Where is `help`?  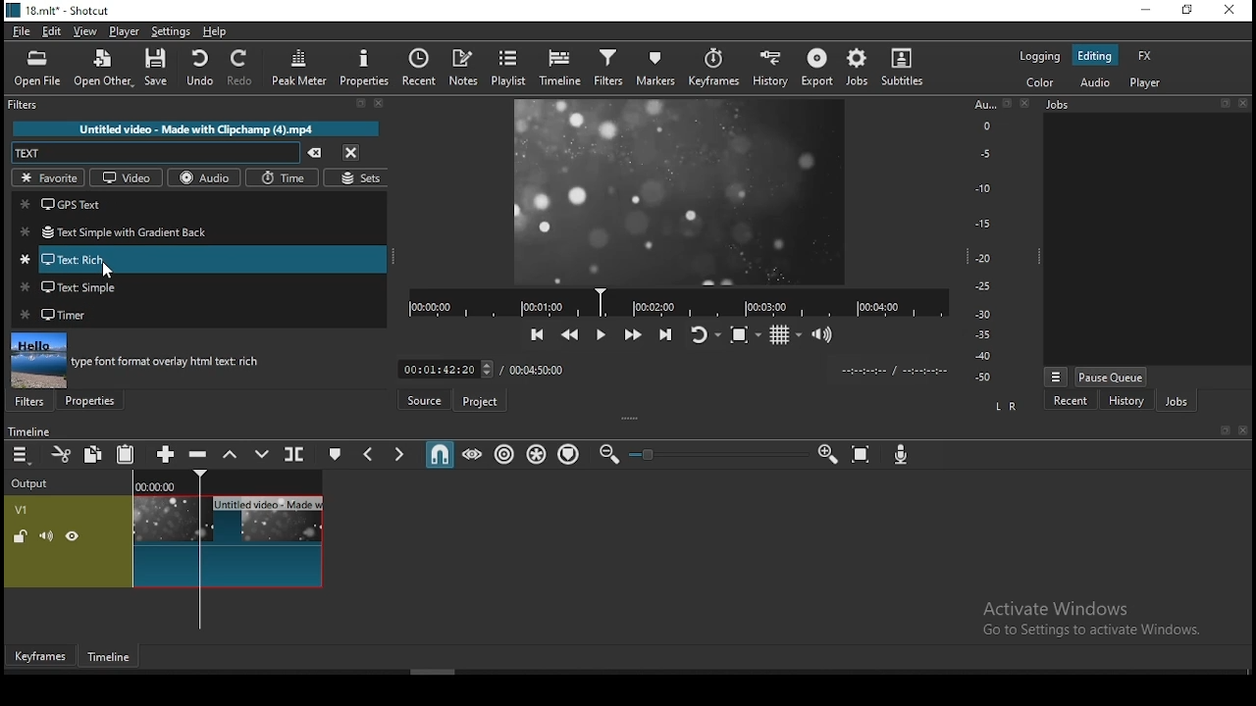 help is located at coordinates (215, 32).